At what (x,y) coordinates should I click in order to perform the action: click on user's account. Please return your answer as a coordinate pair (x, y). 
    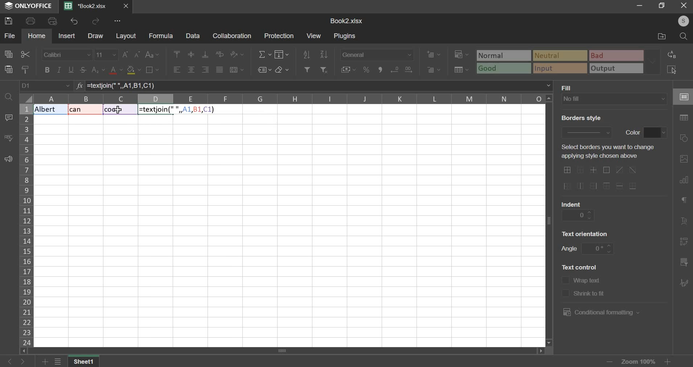
    Looking at the image, I should click on (679, 20).